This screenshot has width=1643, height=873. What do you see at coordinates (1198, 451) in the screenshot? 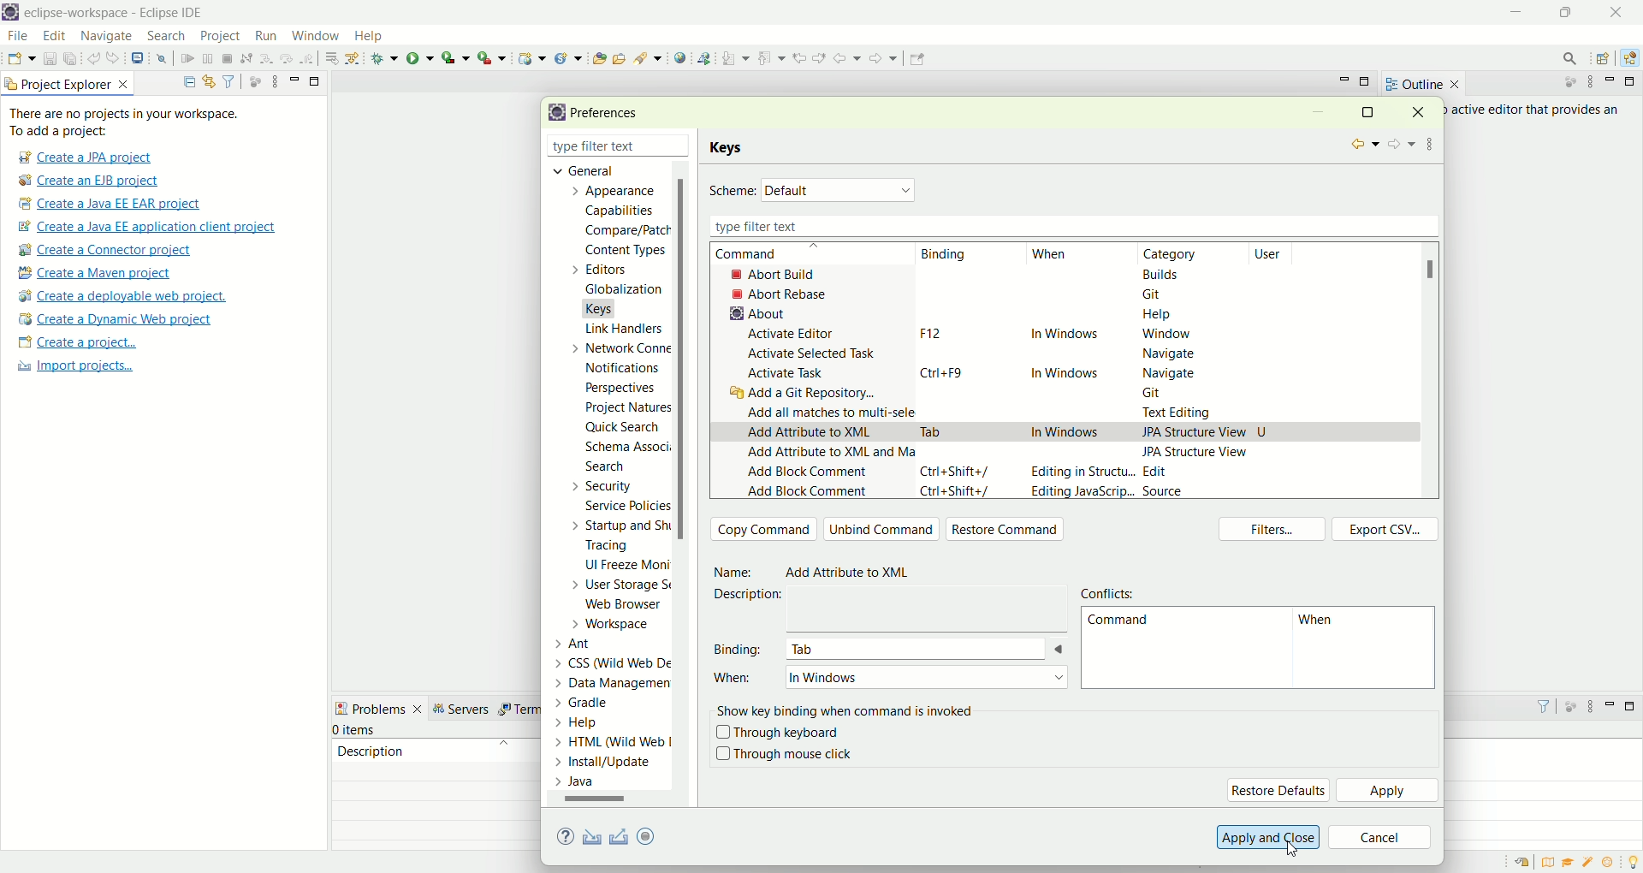
I see `JPA structure view` at bounding box center [1198, 451].